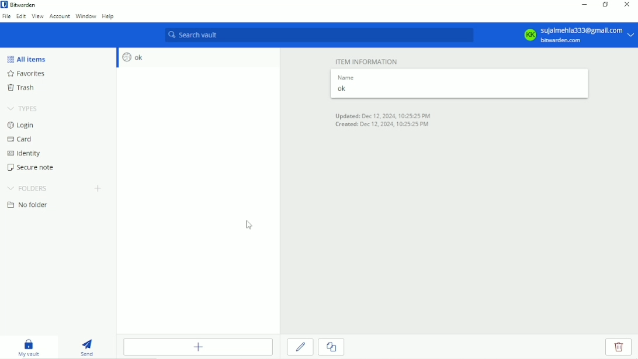 The height and width of the screenshot is (359, 638). I want to click on Add item, so click(198, 347).